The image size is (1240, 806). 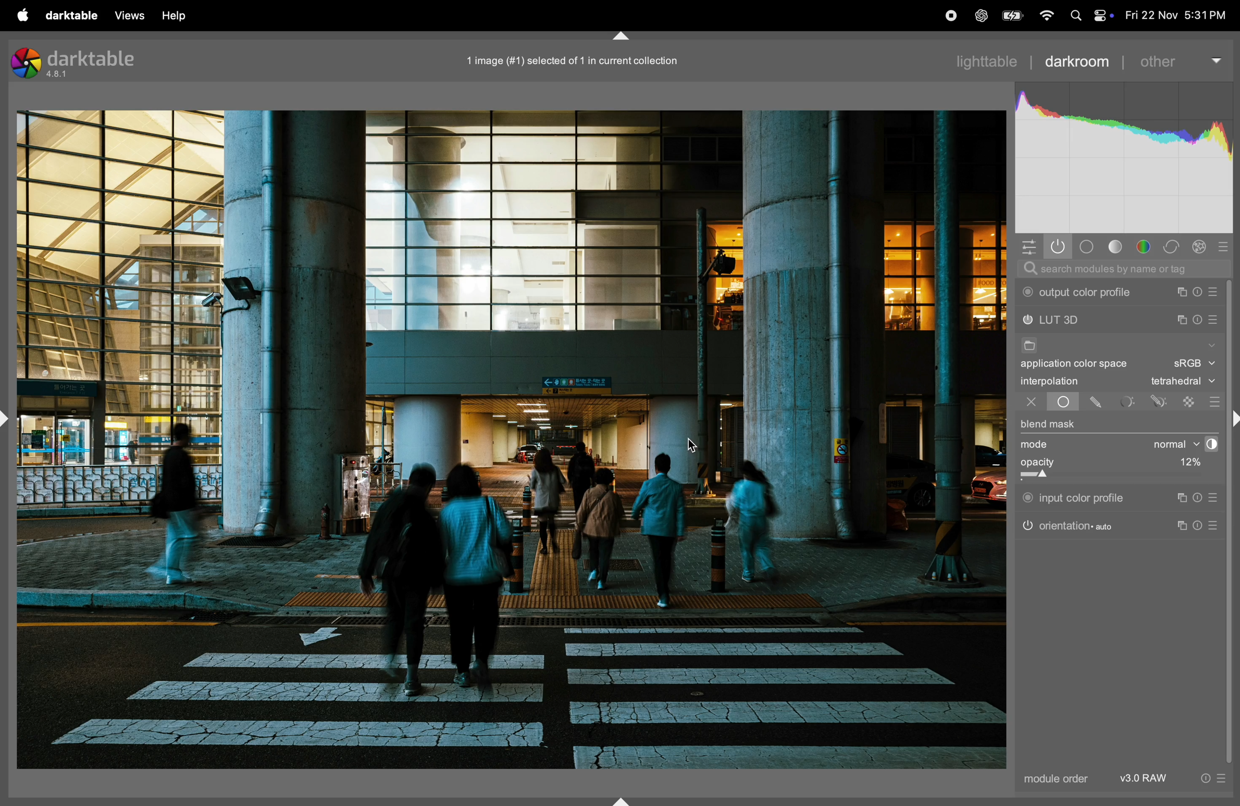 I want to click on Srgb, so click(x=1194, y=364).